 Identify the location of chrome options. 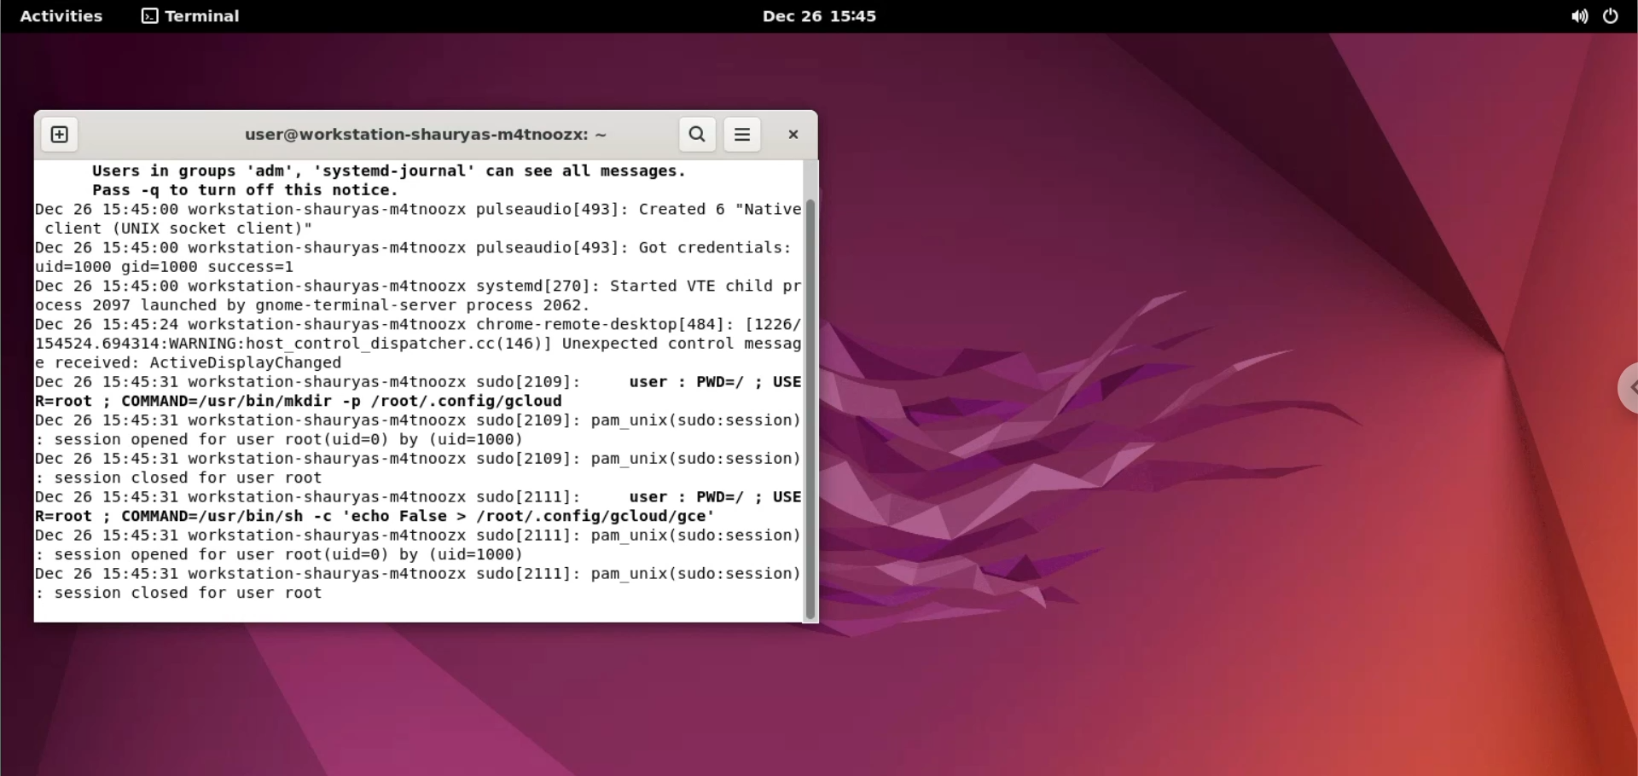
(1623, 388).